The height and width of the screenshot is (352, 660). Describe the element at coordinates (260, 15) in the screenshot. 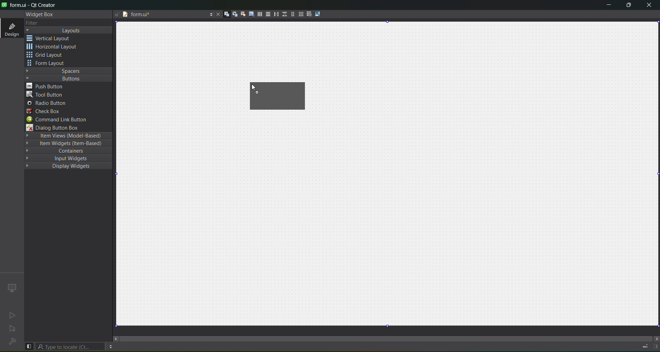

I see `horizontal layoutt` at that location.